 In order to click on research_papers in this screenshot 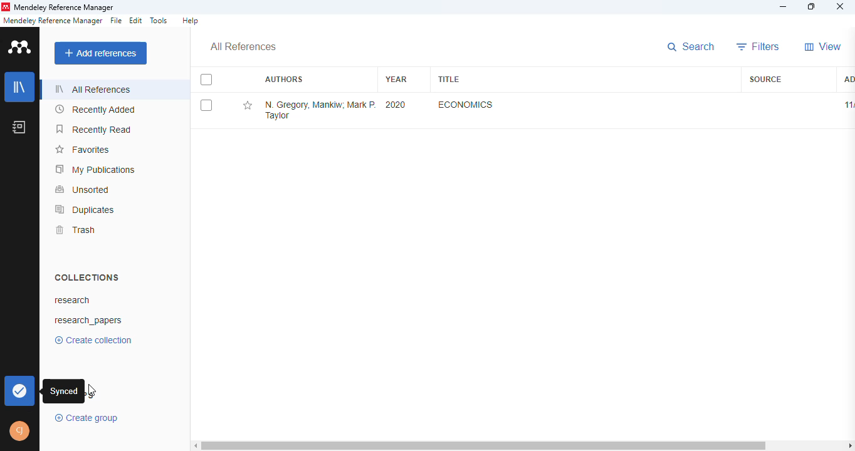, I will do `click(89, 321)`.